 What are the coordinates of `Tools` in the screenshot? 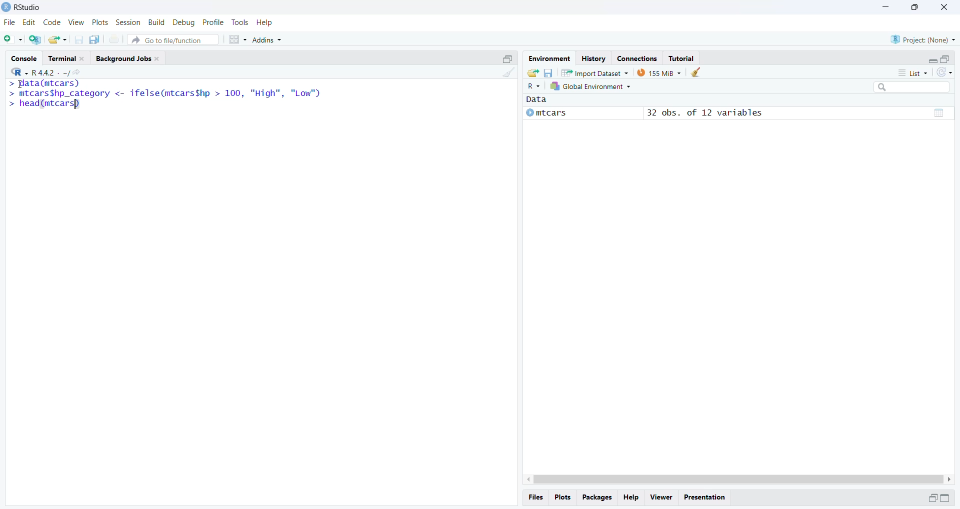 It's located at (240, 22).